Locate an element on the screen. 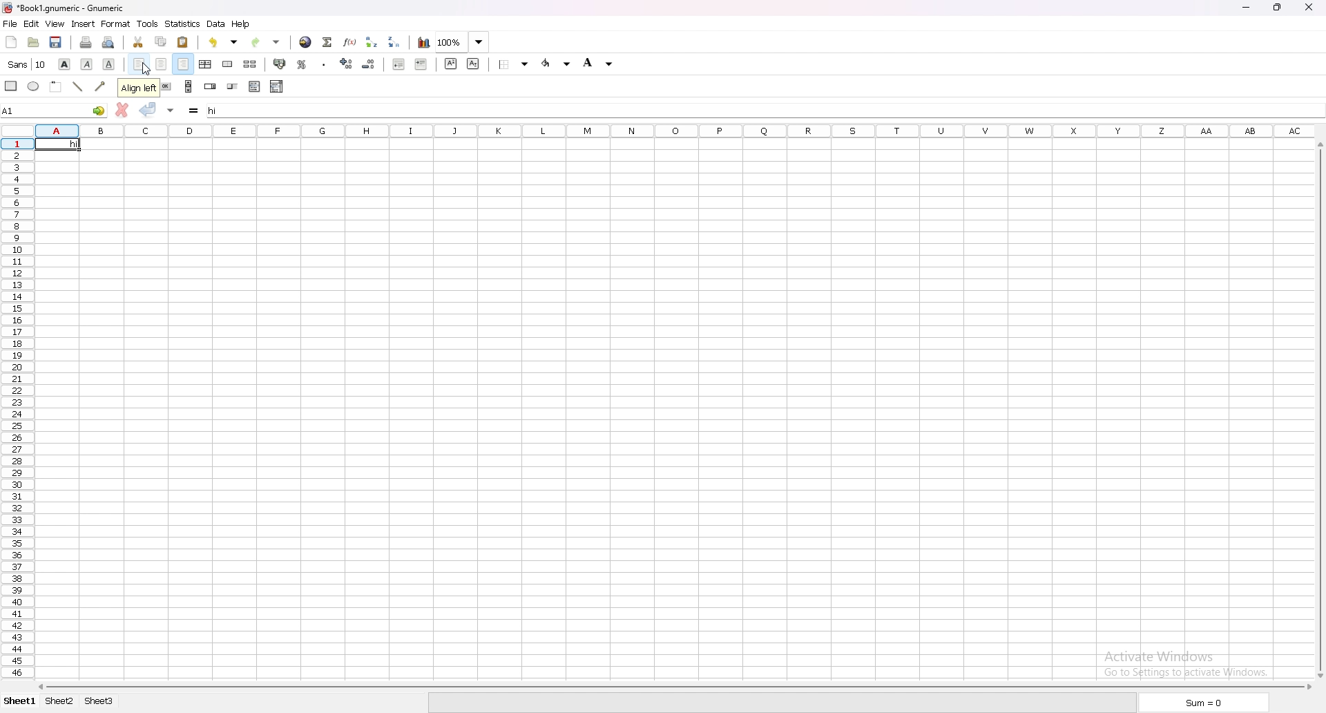  file is located at coordinates (10, 24).